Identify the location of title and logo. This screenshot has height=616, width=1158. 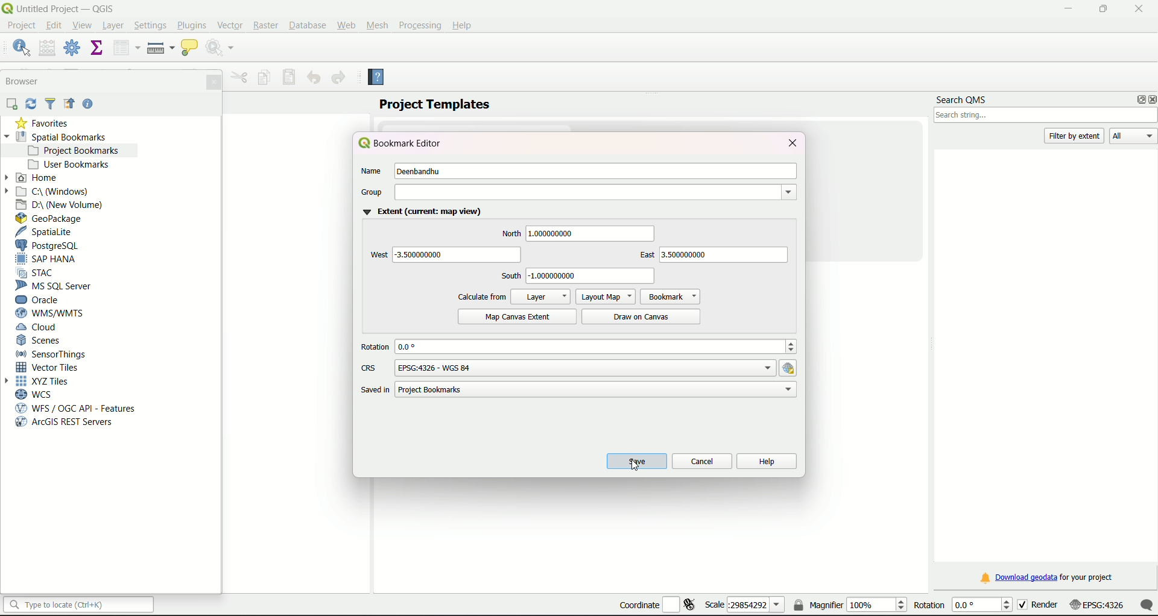
(60, 8).